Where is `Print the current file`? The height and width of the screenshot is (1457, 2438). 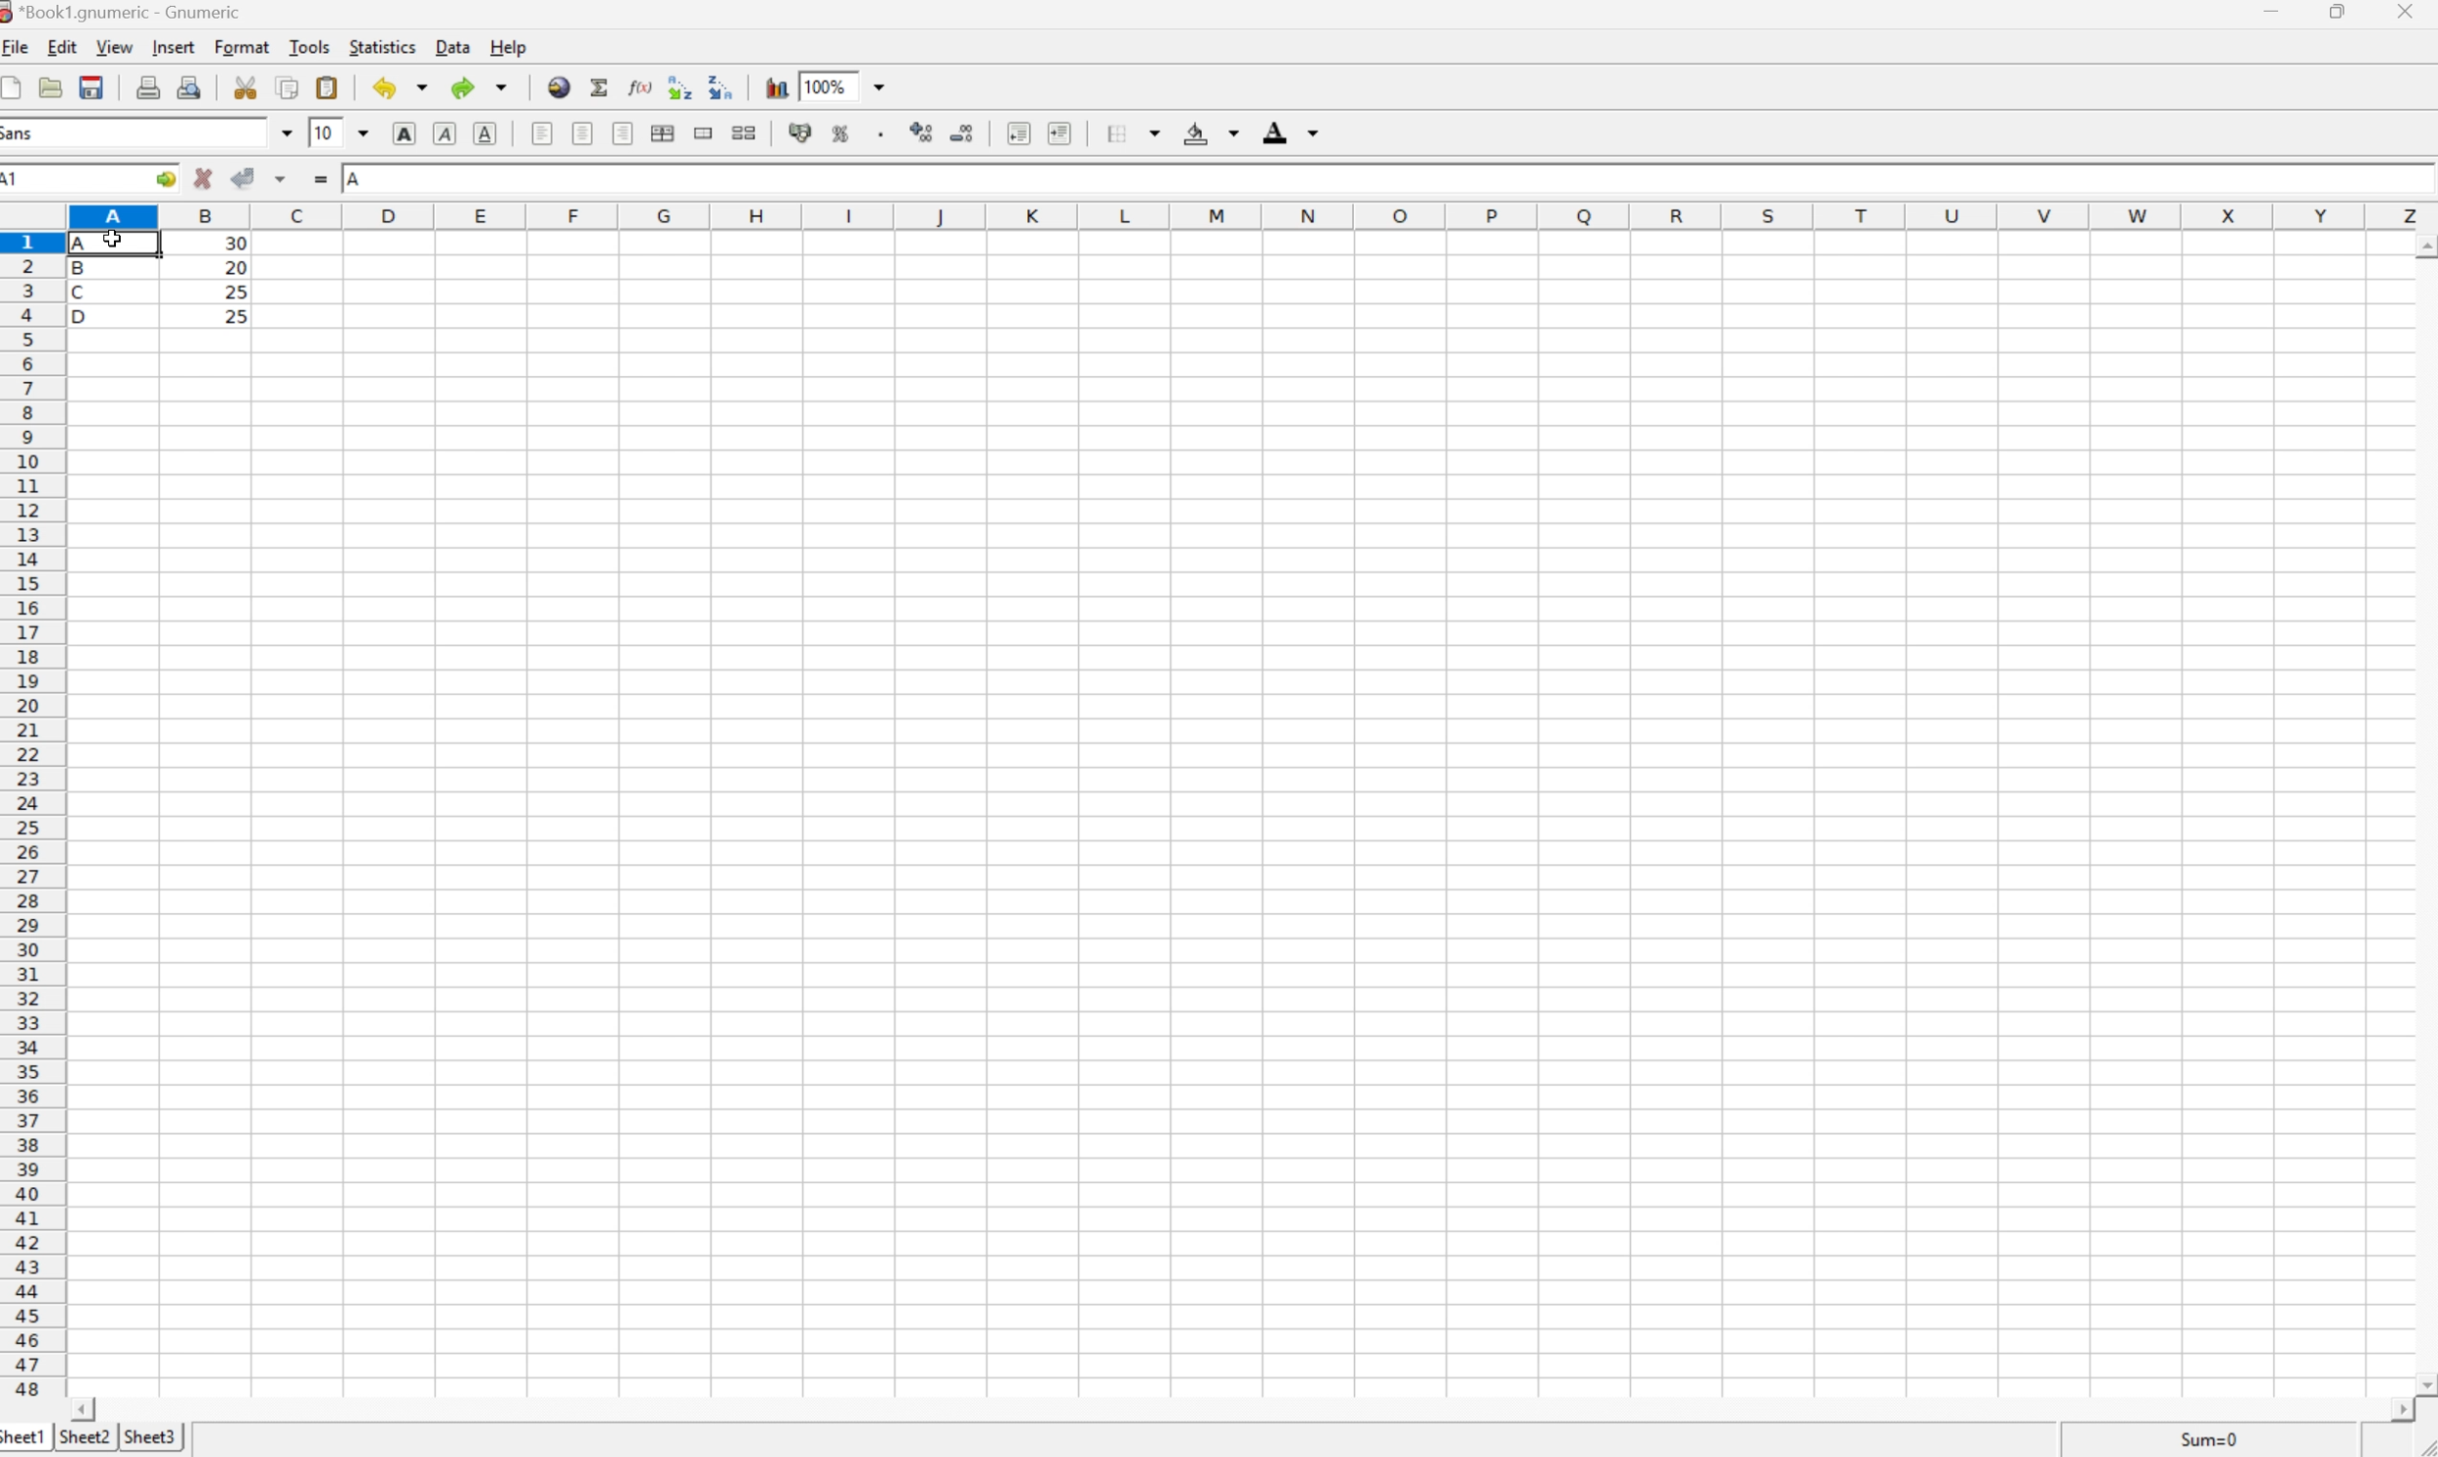 Print the current file is located at coordinates (148, 86).